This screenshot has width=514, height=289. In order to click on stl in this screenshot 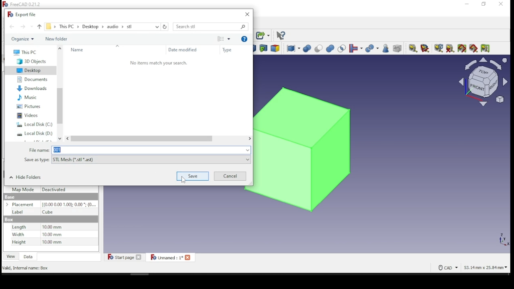, I will do `click(130, 26)`.